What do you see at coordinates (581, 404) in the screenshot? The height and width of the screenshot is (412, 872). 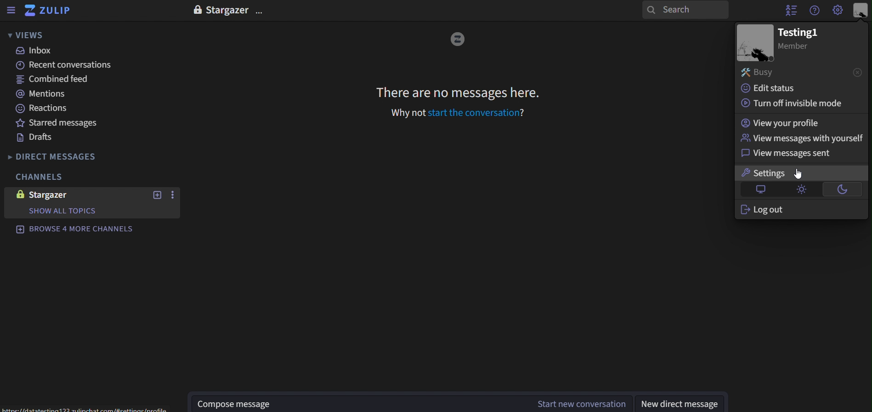 I see `start new conversation` at bounding box center [581, 404].